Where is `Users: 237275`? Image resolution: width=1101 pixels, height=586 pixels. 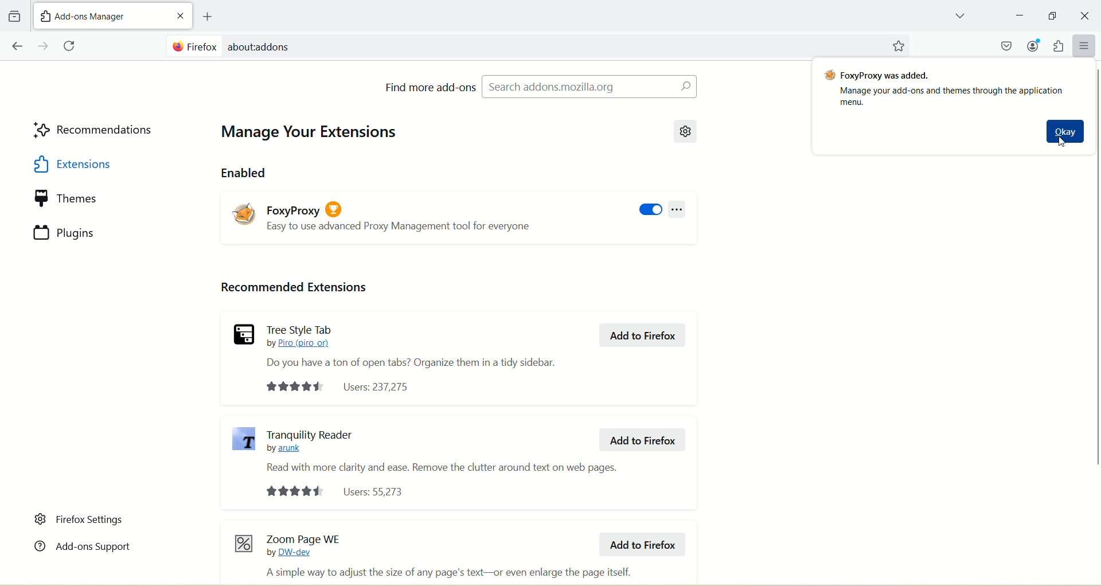
Users: 237275 is located at coordinates (341, 387).